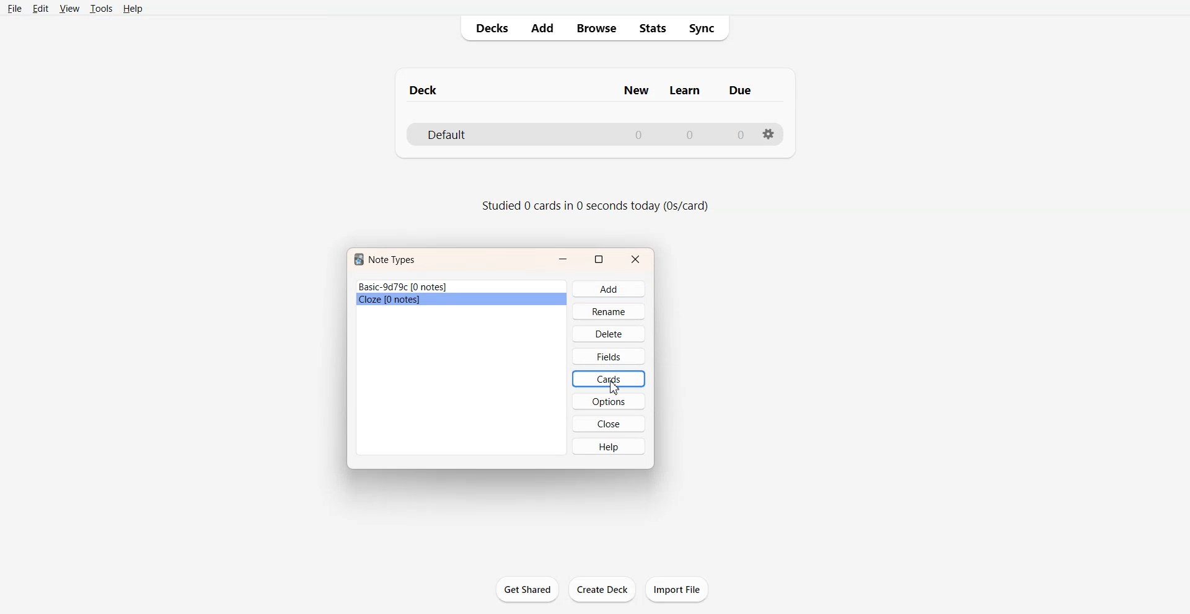 The image size is (1190, 614). Describe the element at coordinates (527, 589) in the screenshot. I see `Get Shared` at that location.